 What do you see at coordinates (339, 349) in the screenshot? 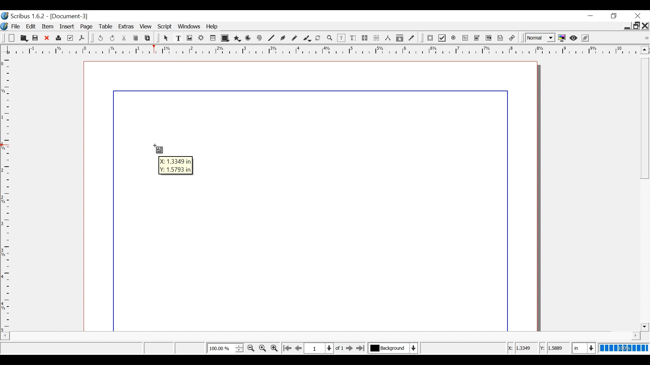
I see `of 1` at bounding box center [339, 349].